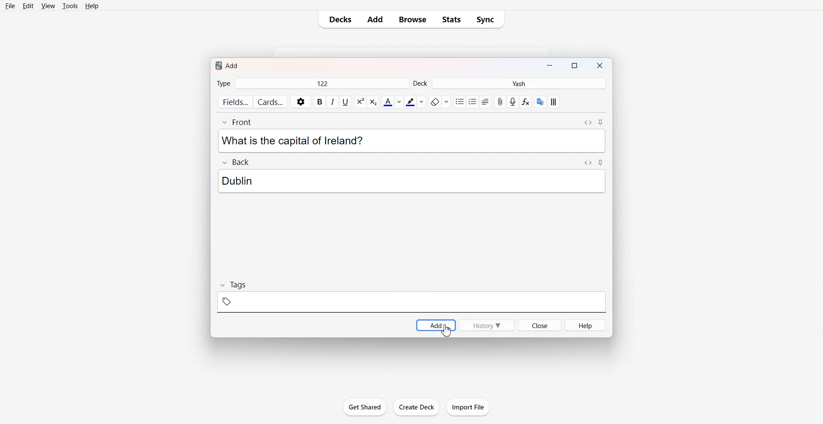  What do you see at coordinates (469, 407) in the screenshot?
I see `Import File` at bounding box center [469, 407].